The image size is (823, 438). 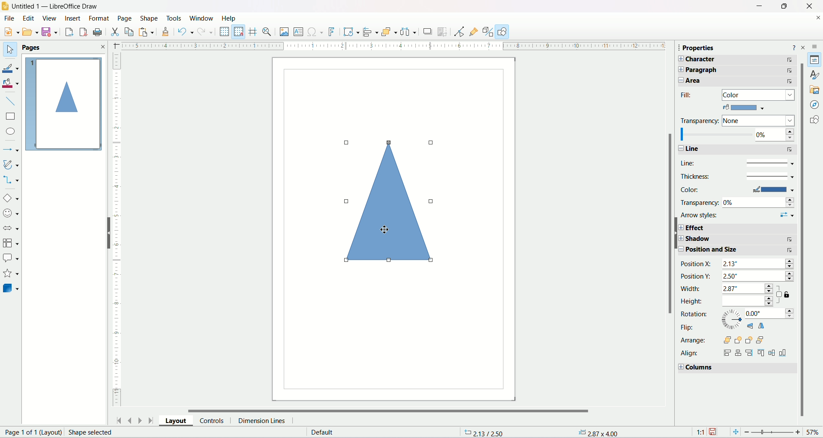 I want to click on Shapes, so click(x=816, y=120).